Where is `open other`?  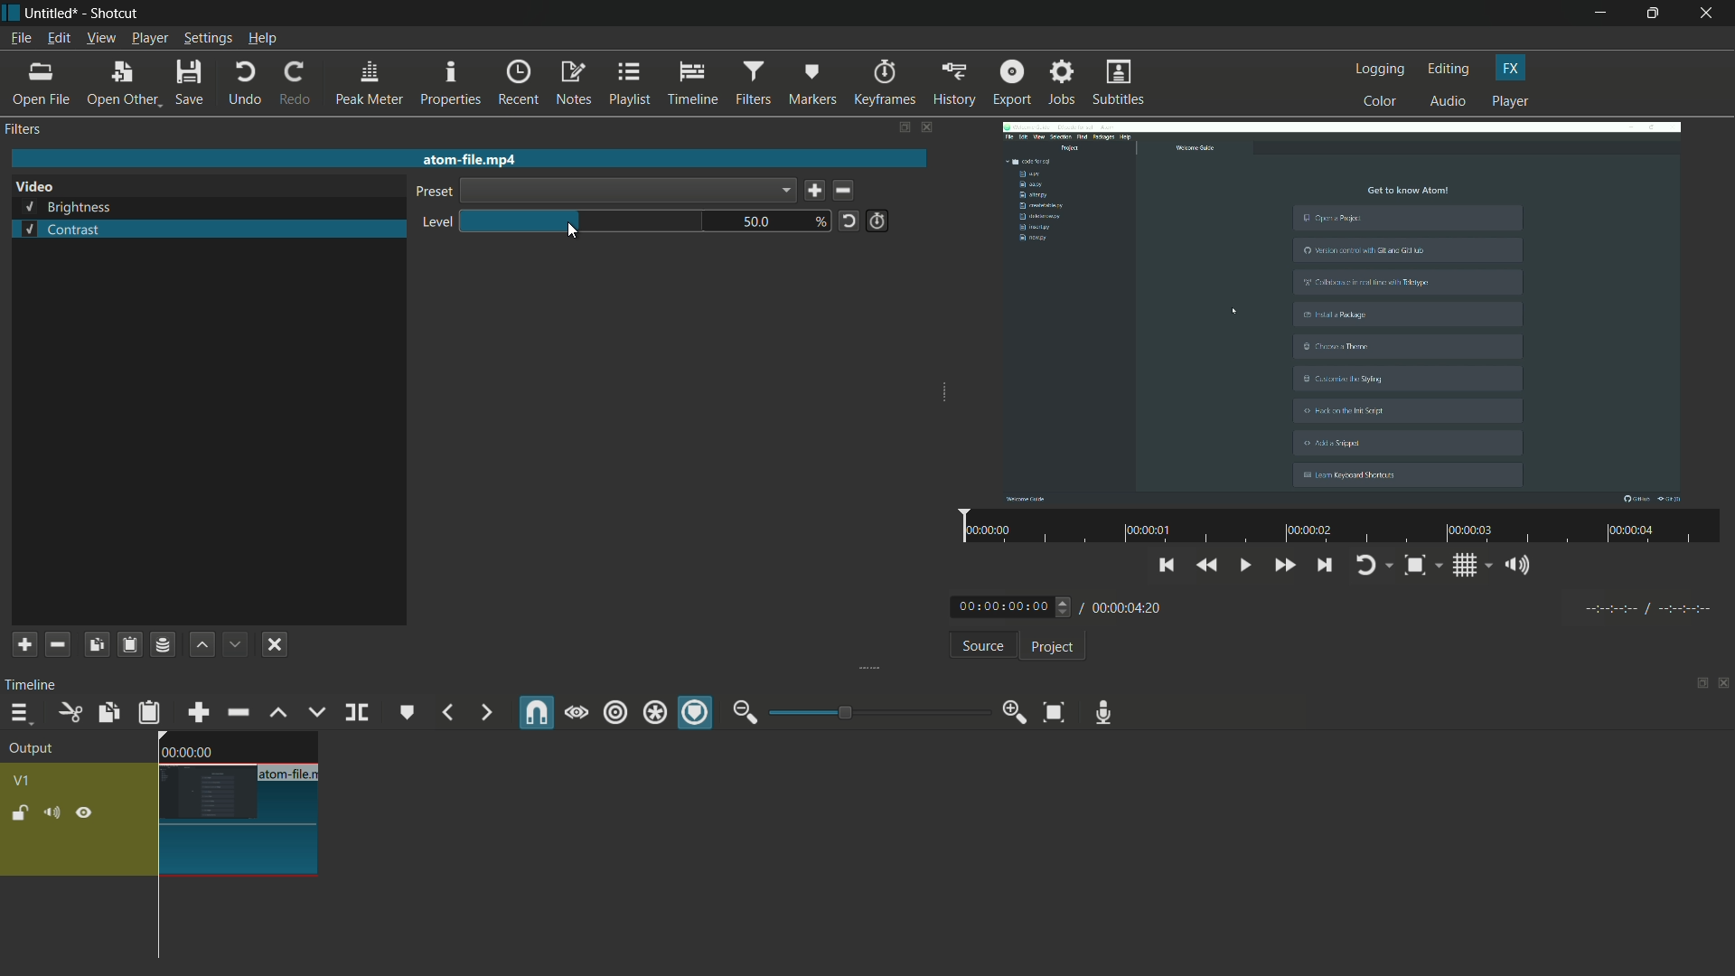
open other is located at coordinates (123, 84).